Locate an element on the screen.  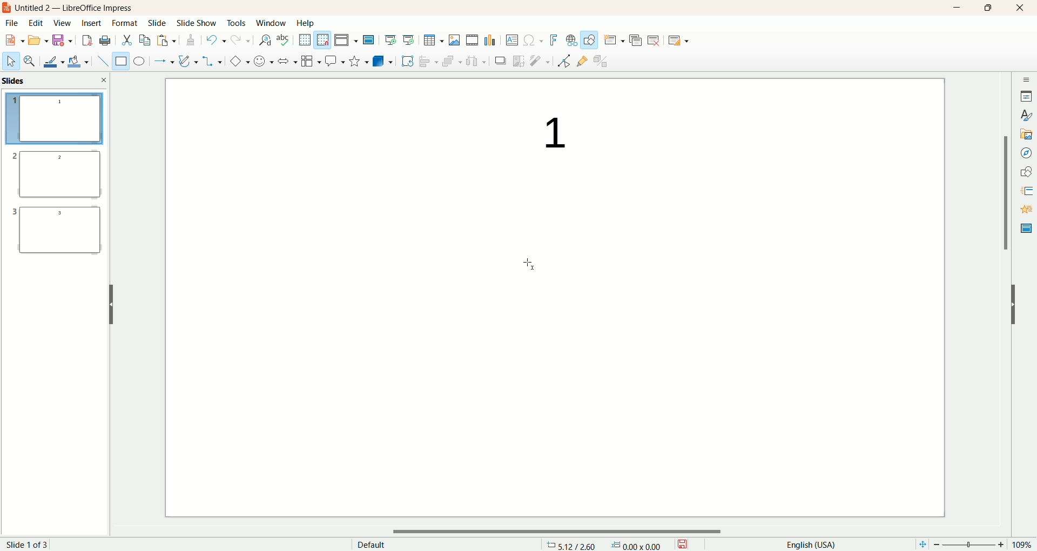
gluepoint function is located at coordinates (582, 62).